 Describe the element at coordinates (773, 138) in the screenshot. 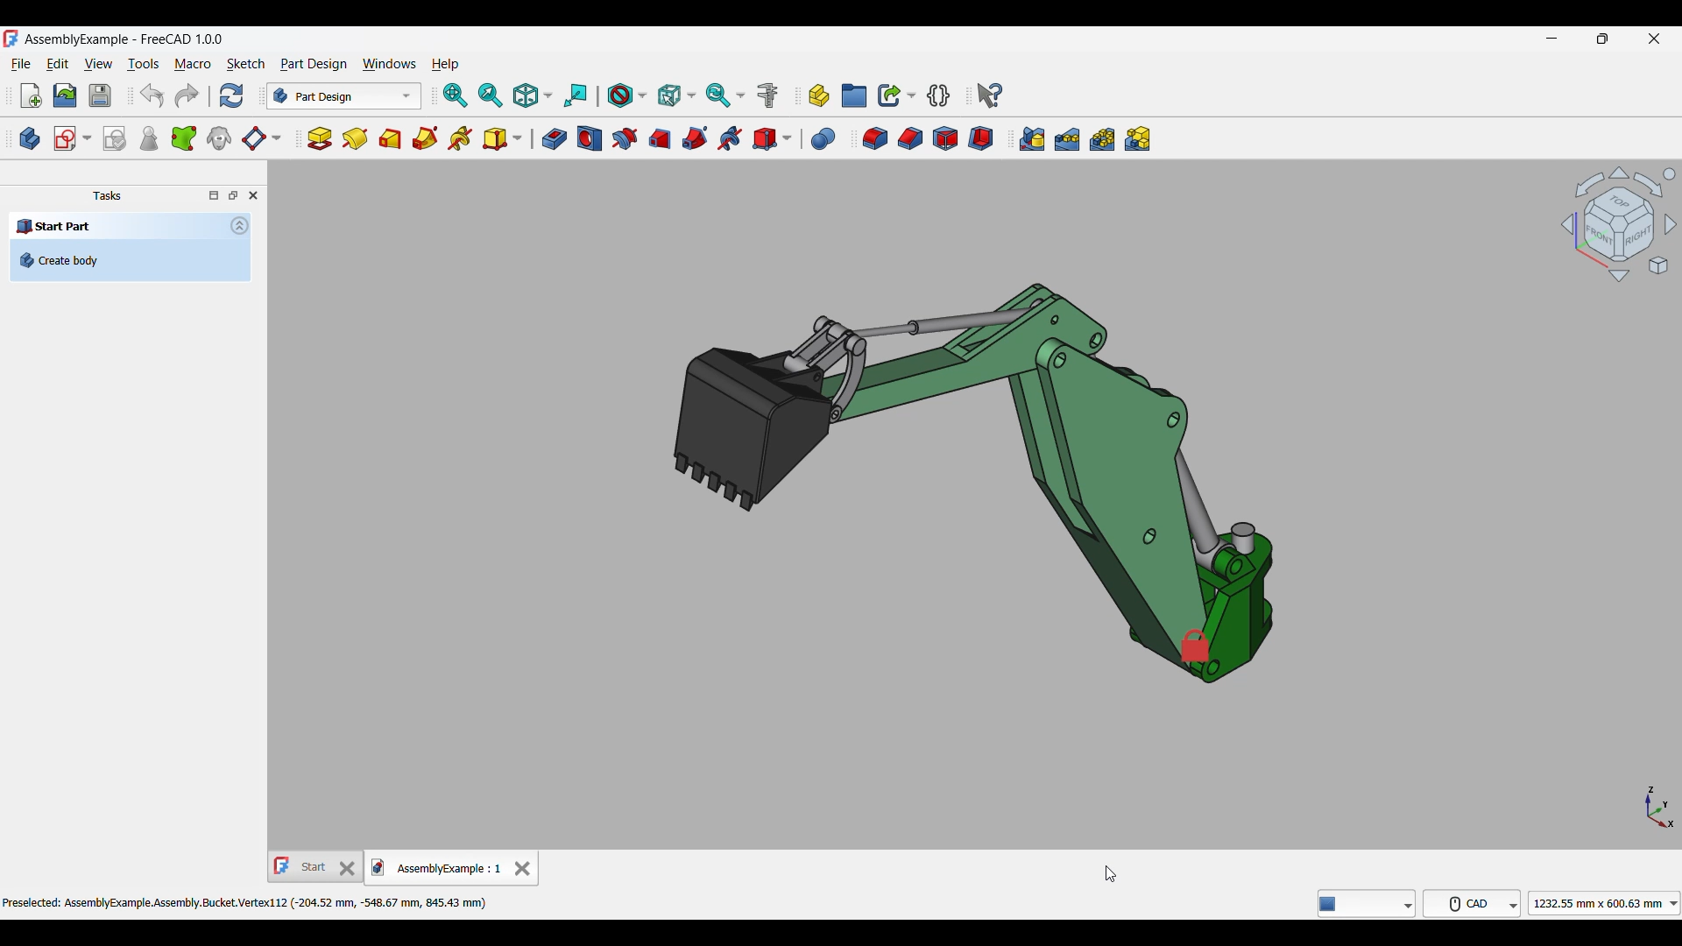

I see `Create a subtractive primitive options` at that location.